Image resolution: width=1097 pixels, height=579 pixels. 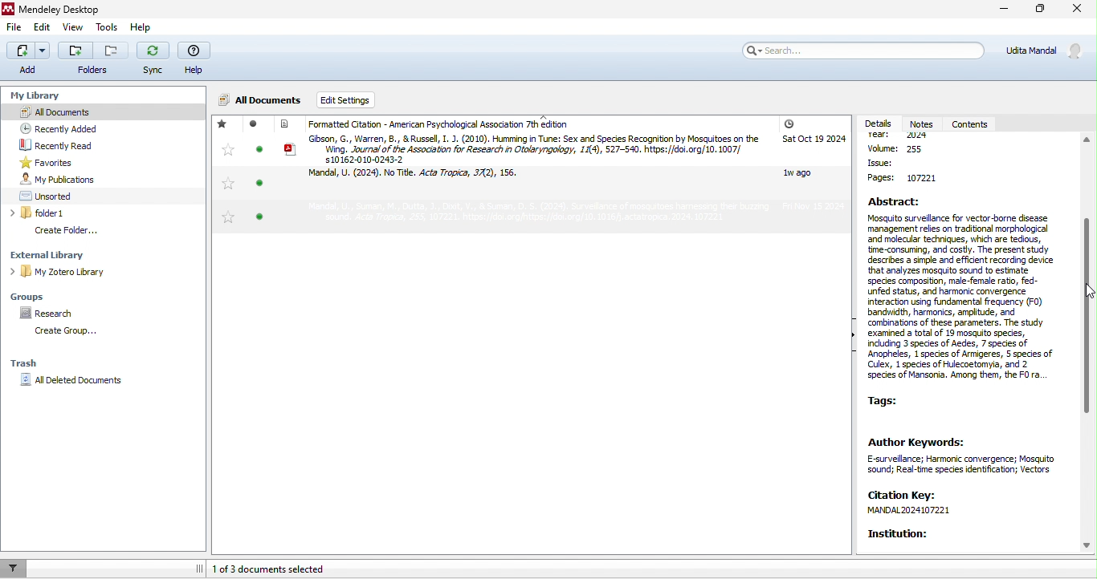 I want to click on citation key, so click(x=926, y=504).